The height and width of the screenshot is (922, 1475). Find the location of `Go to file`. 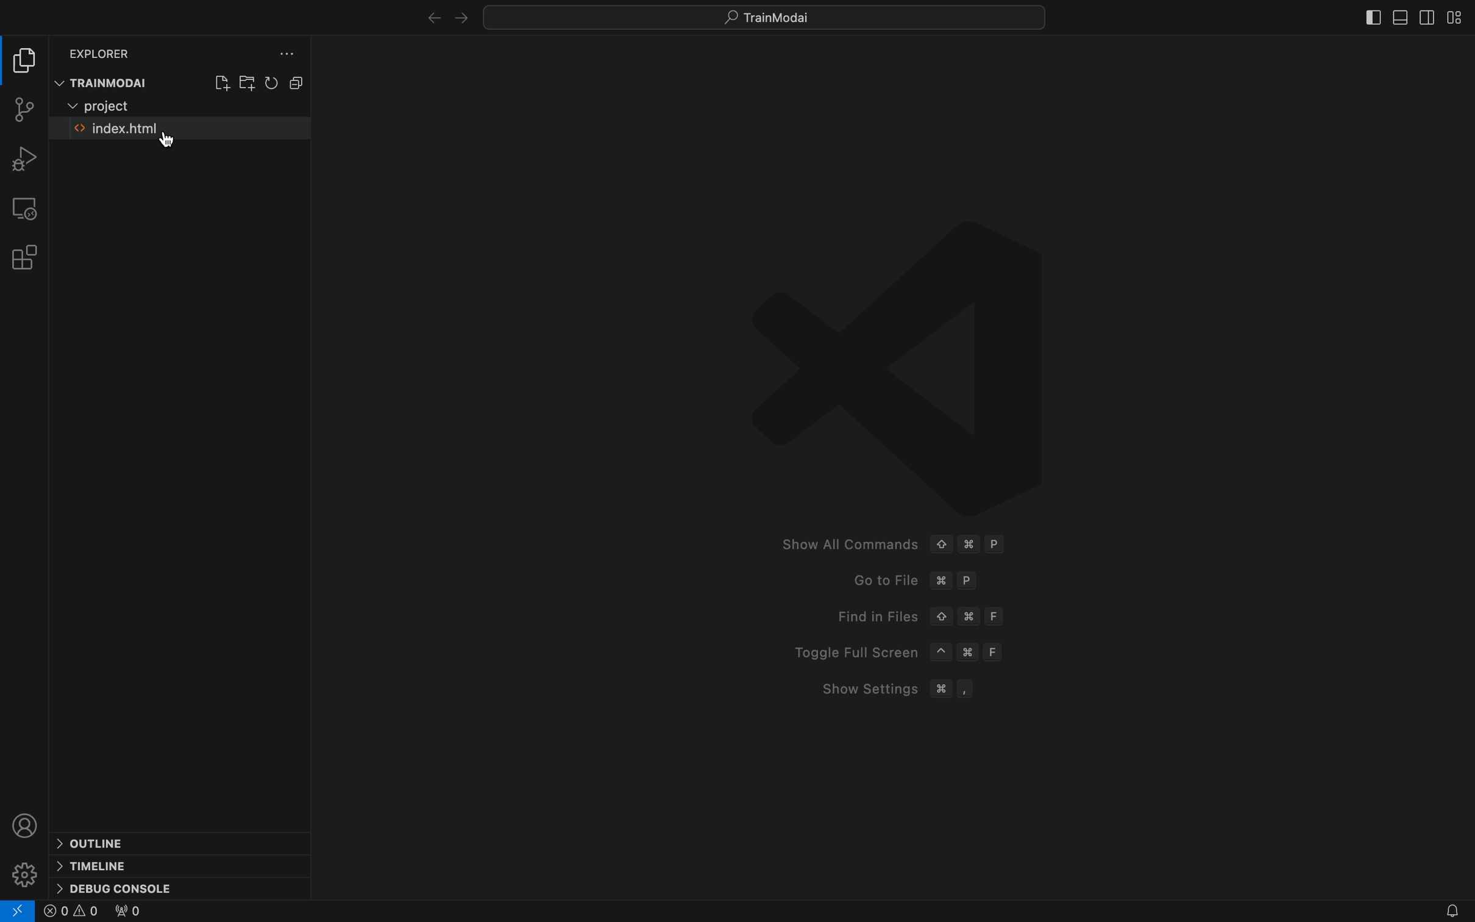

Go to file is located at coordinates (923, 582).